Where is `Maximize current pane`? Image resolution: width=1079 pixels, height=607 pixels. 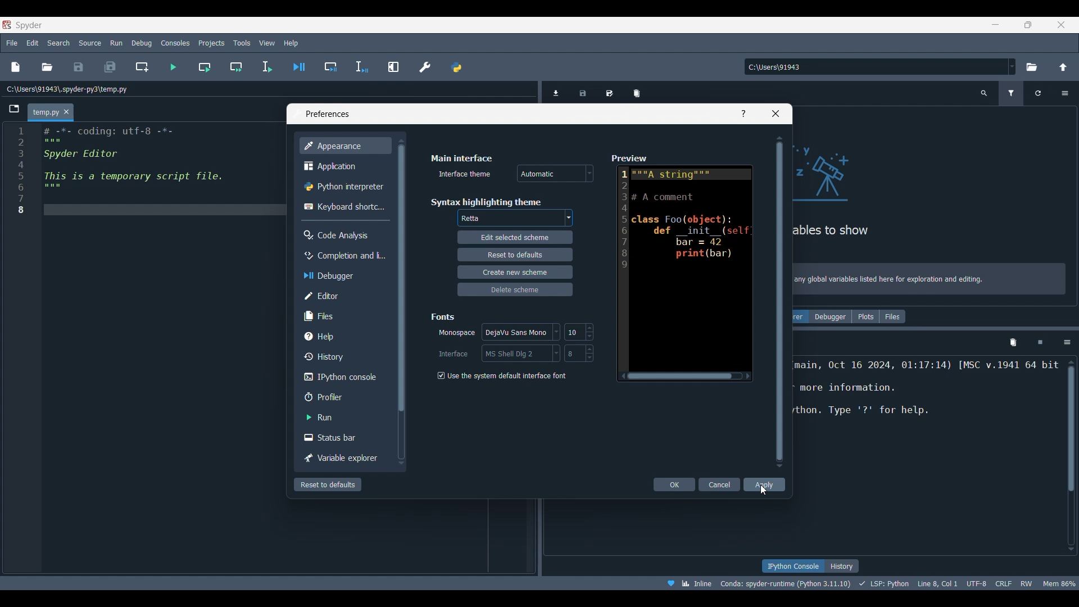
Maximize current pane is located at coordinates (393, 66).